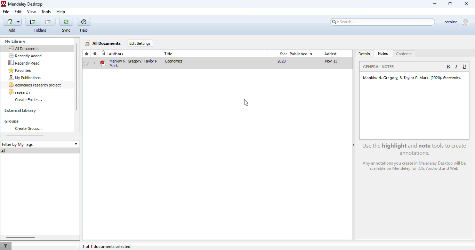  What do you see at coordinates (448, 67) in the screenshot?
I see `bold` at bounding box center [448, 67].